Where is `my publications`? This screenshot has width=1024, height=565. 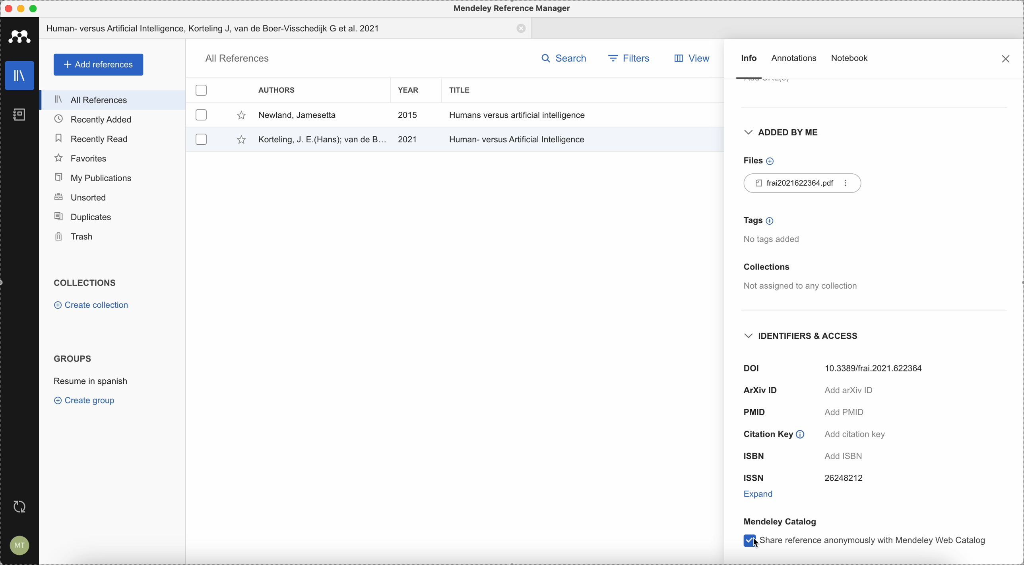 my publications is located at coordinates (114, 178).